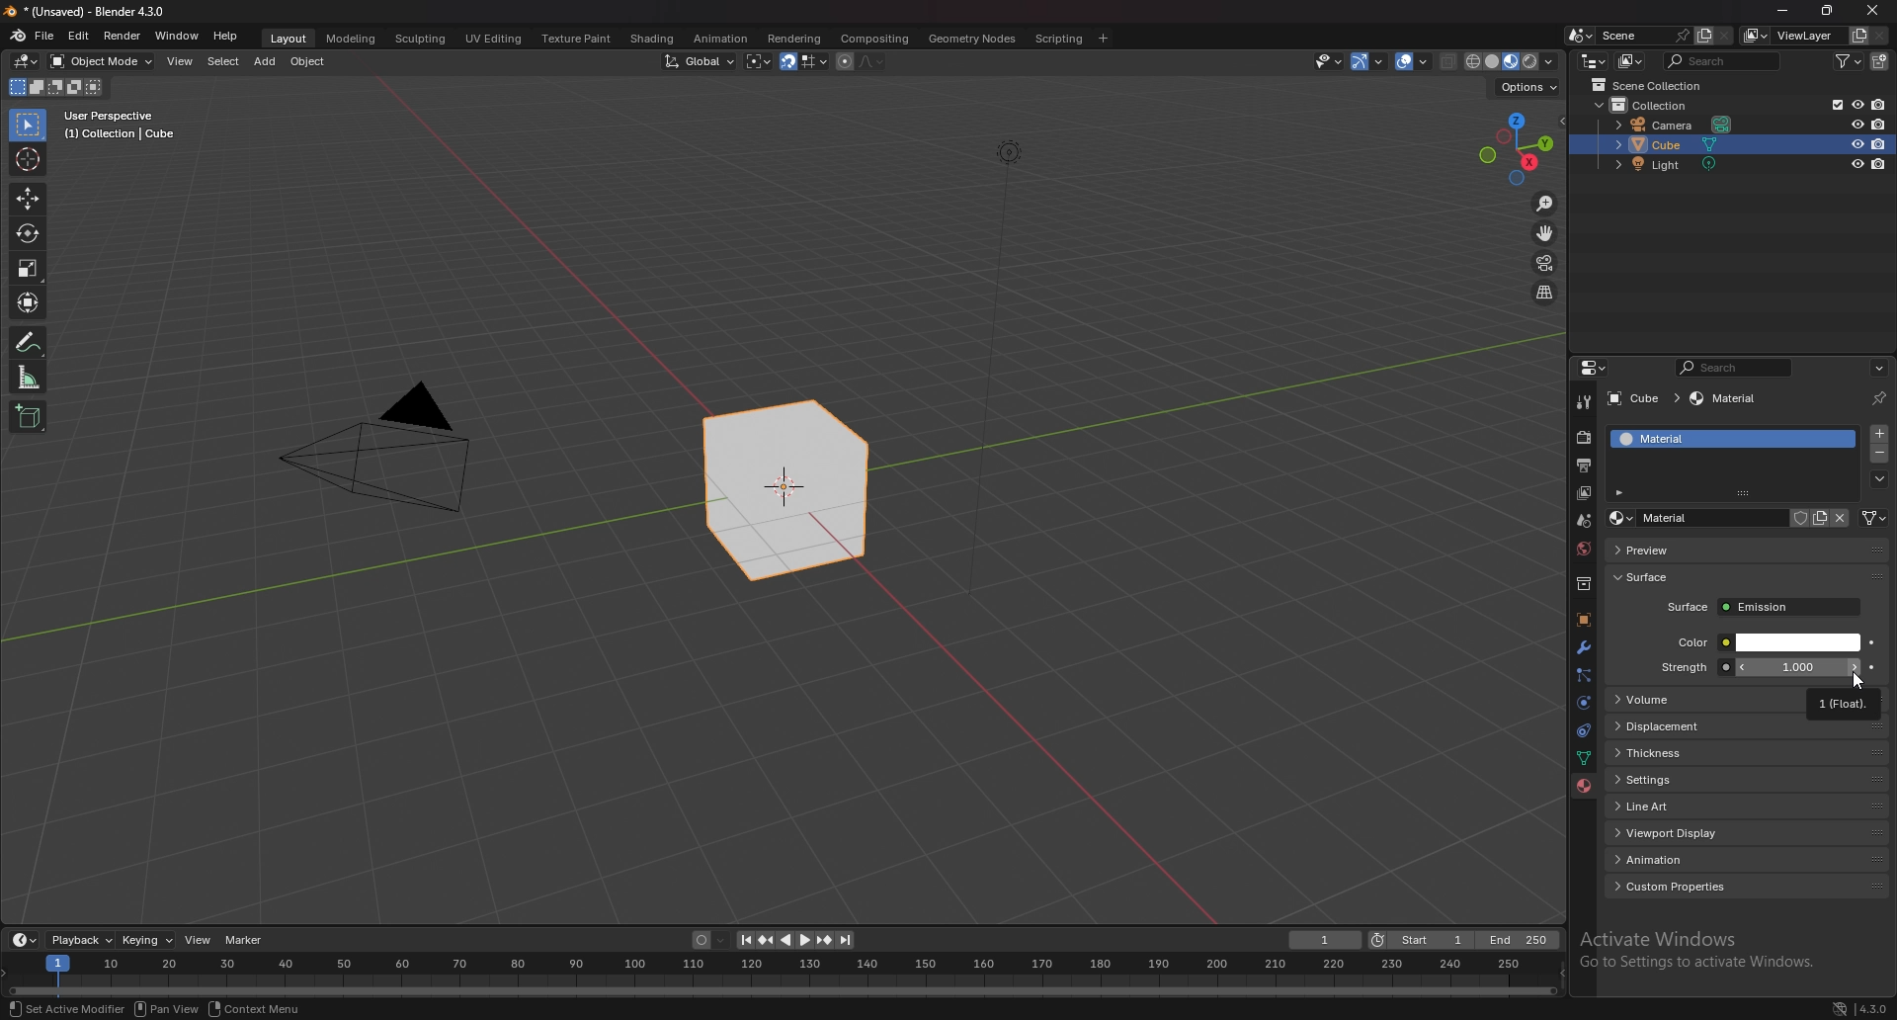 This screenshot has width=1897, height=1020. Describe the element at coordinates (350, 38) in the screenshot. I see `modeling` at that location.